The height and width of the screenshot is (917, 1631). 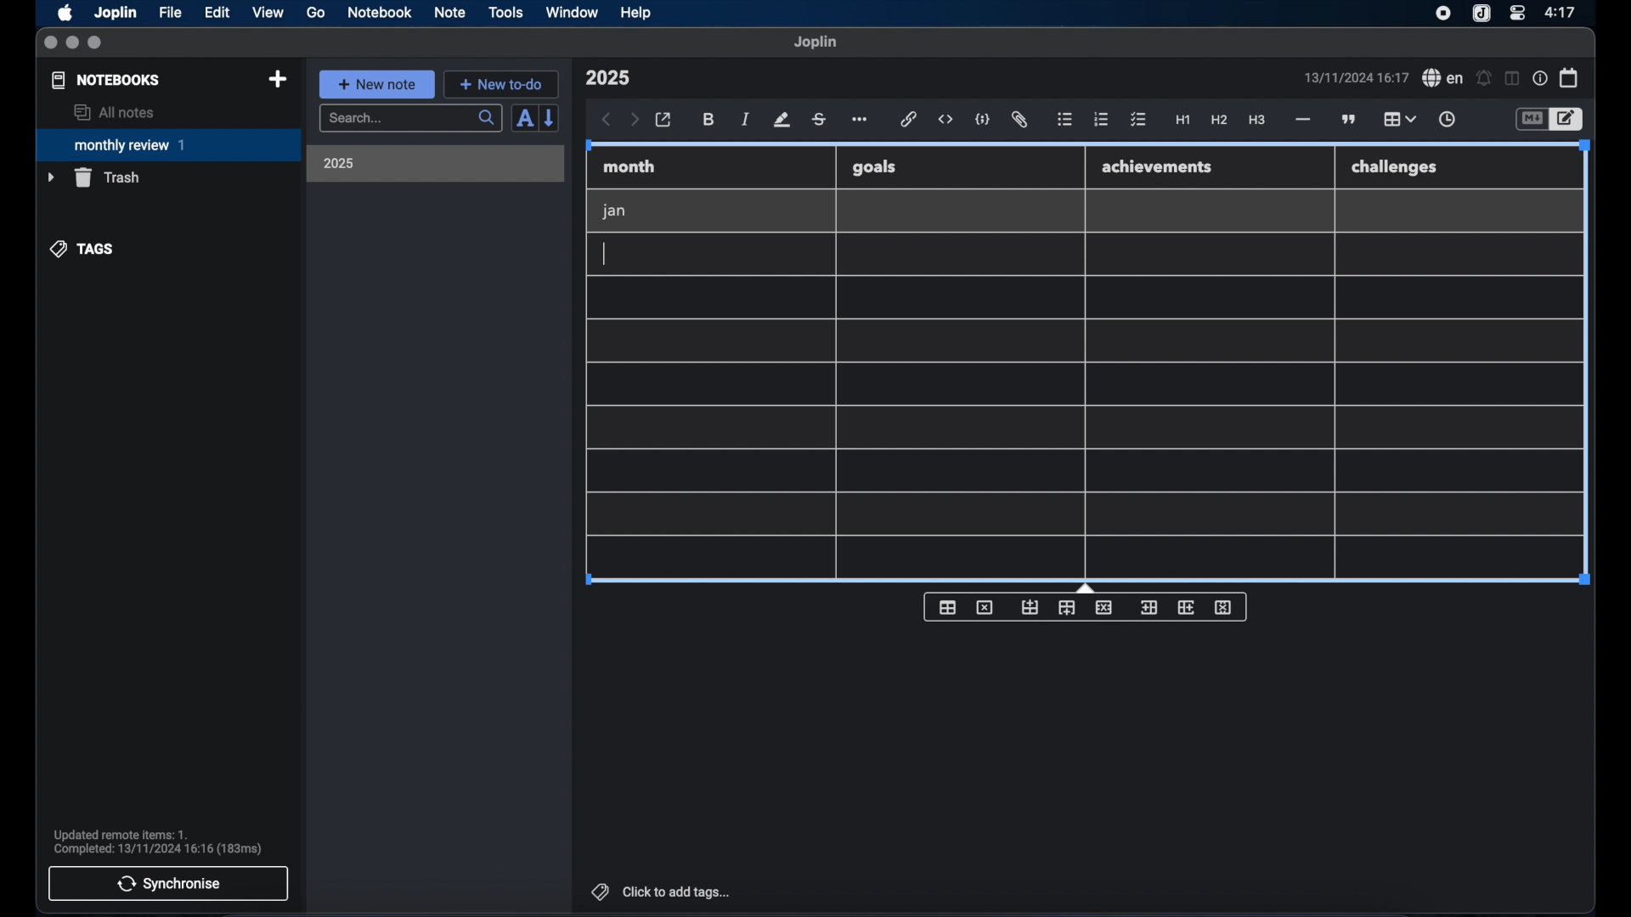 I want to click on insert time, so click(x=1447, y=120).